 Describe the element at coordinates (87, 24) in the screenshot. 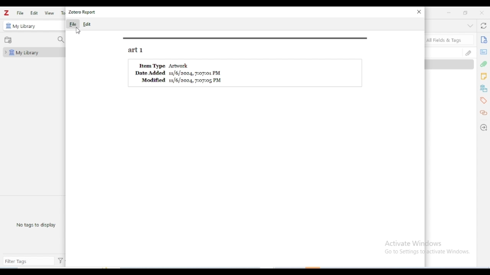

I see `edit` at that location.